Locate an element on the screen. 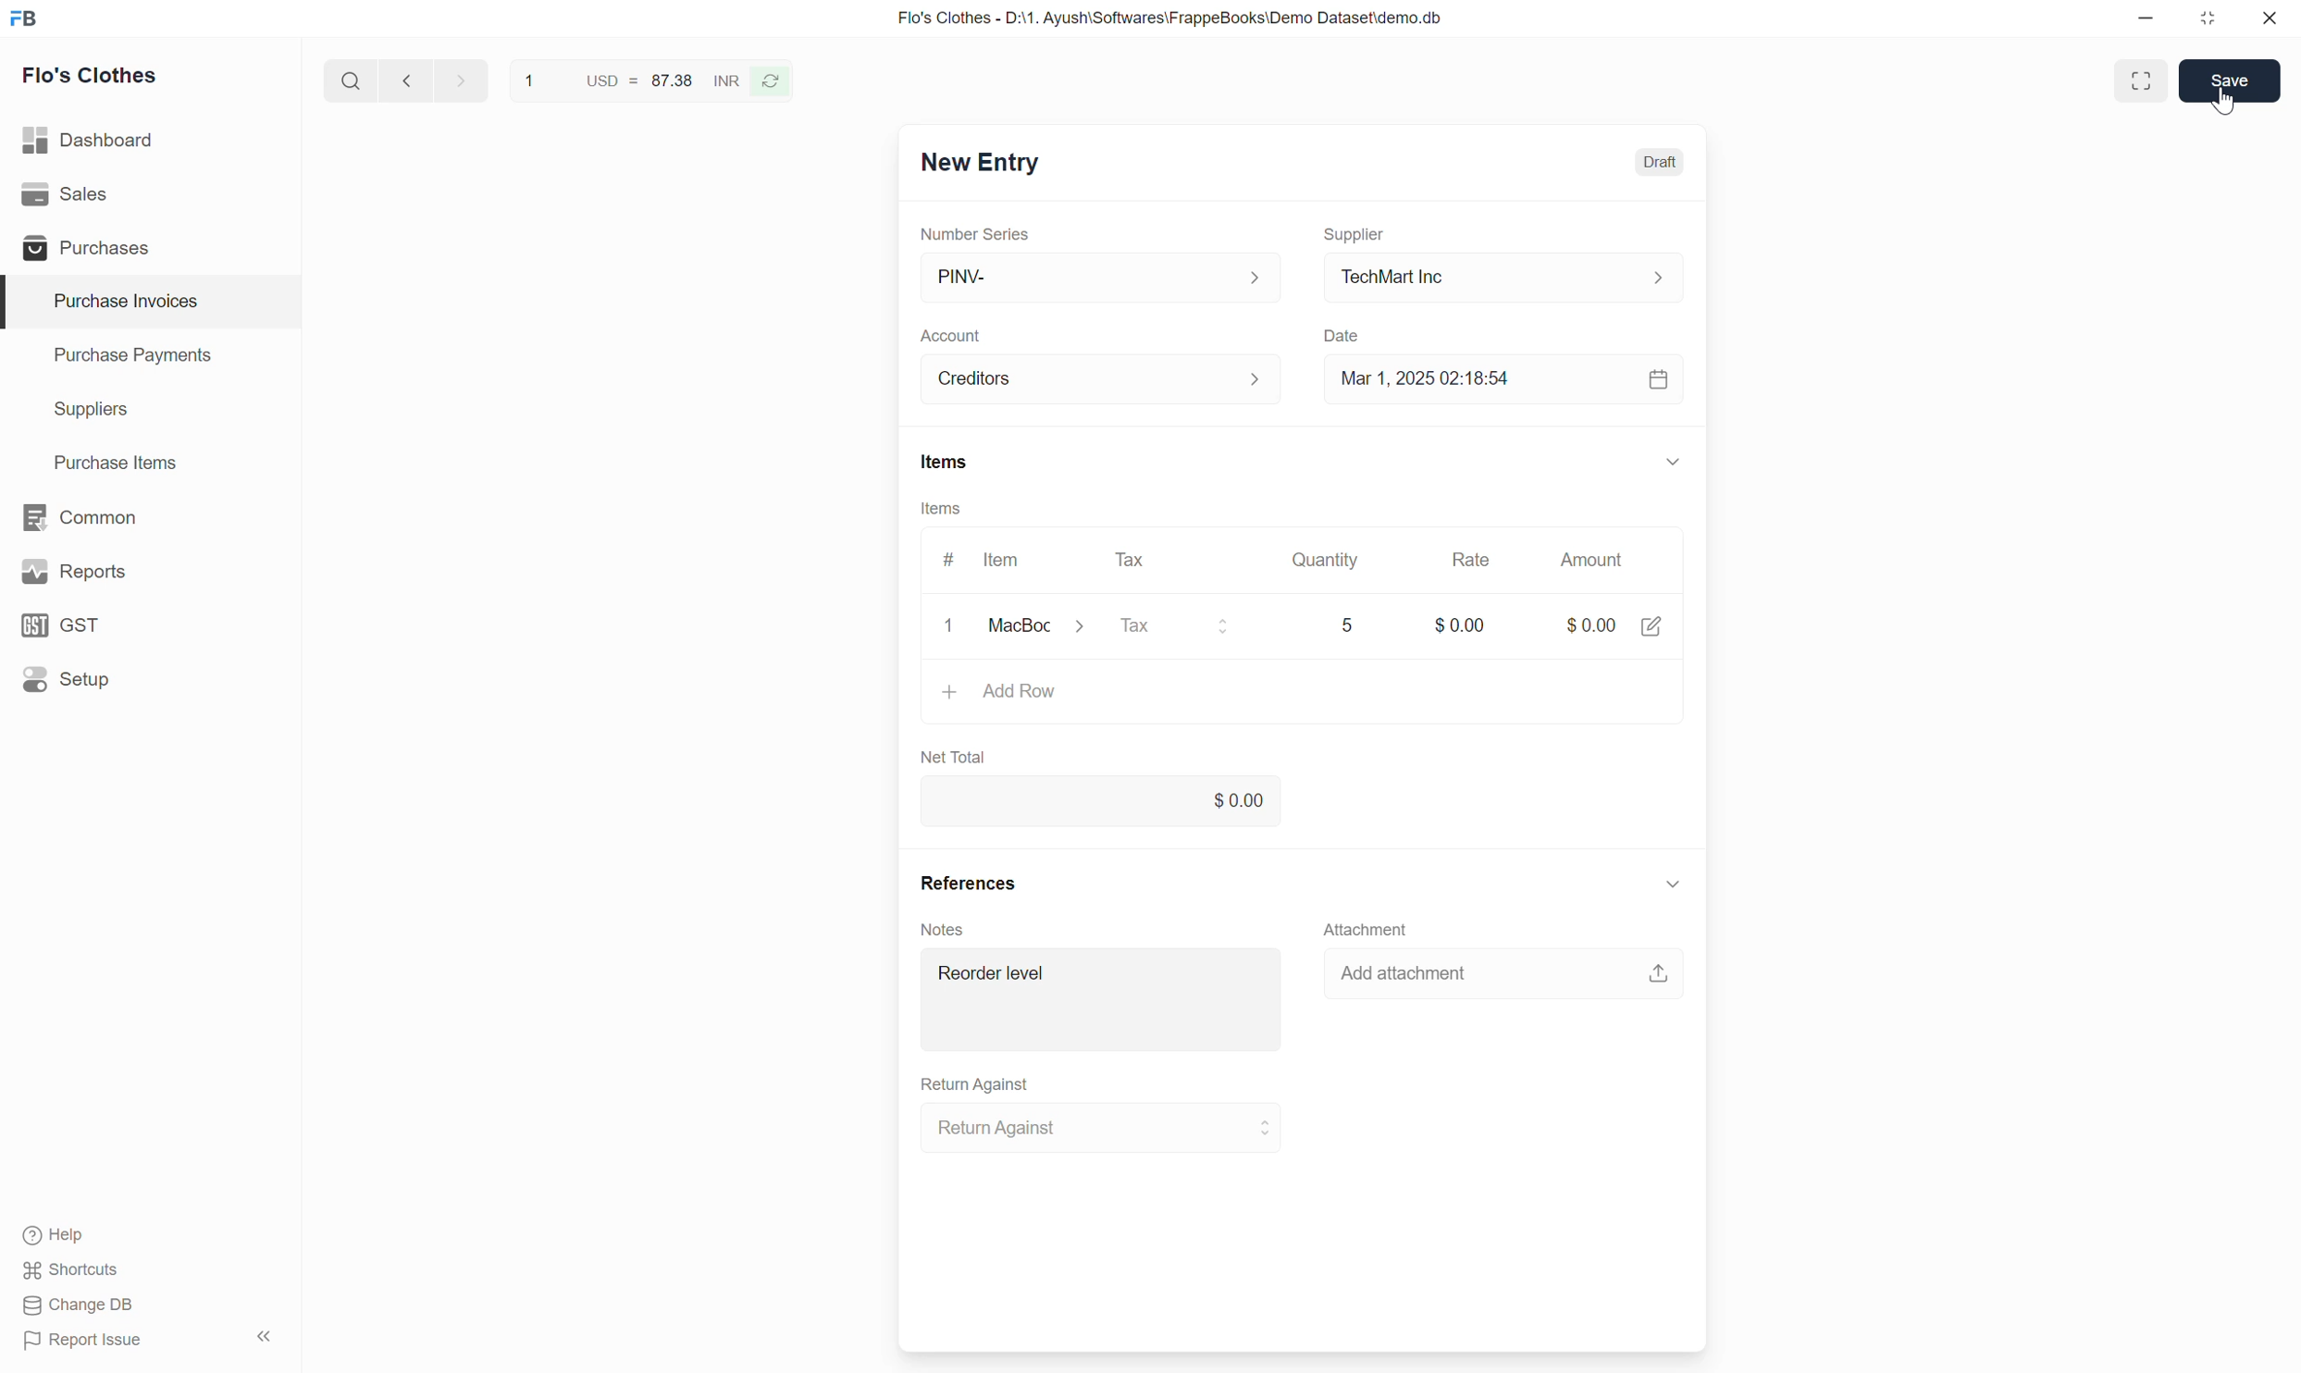 The width and height of the screenshot is (2301, 1373). Report Issue is located at coordinates (84, 1341).